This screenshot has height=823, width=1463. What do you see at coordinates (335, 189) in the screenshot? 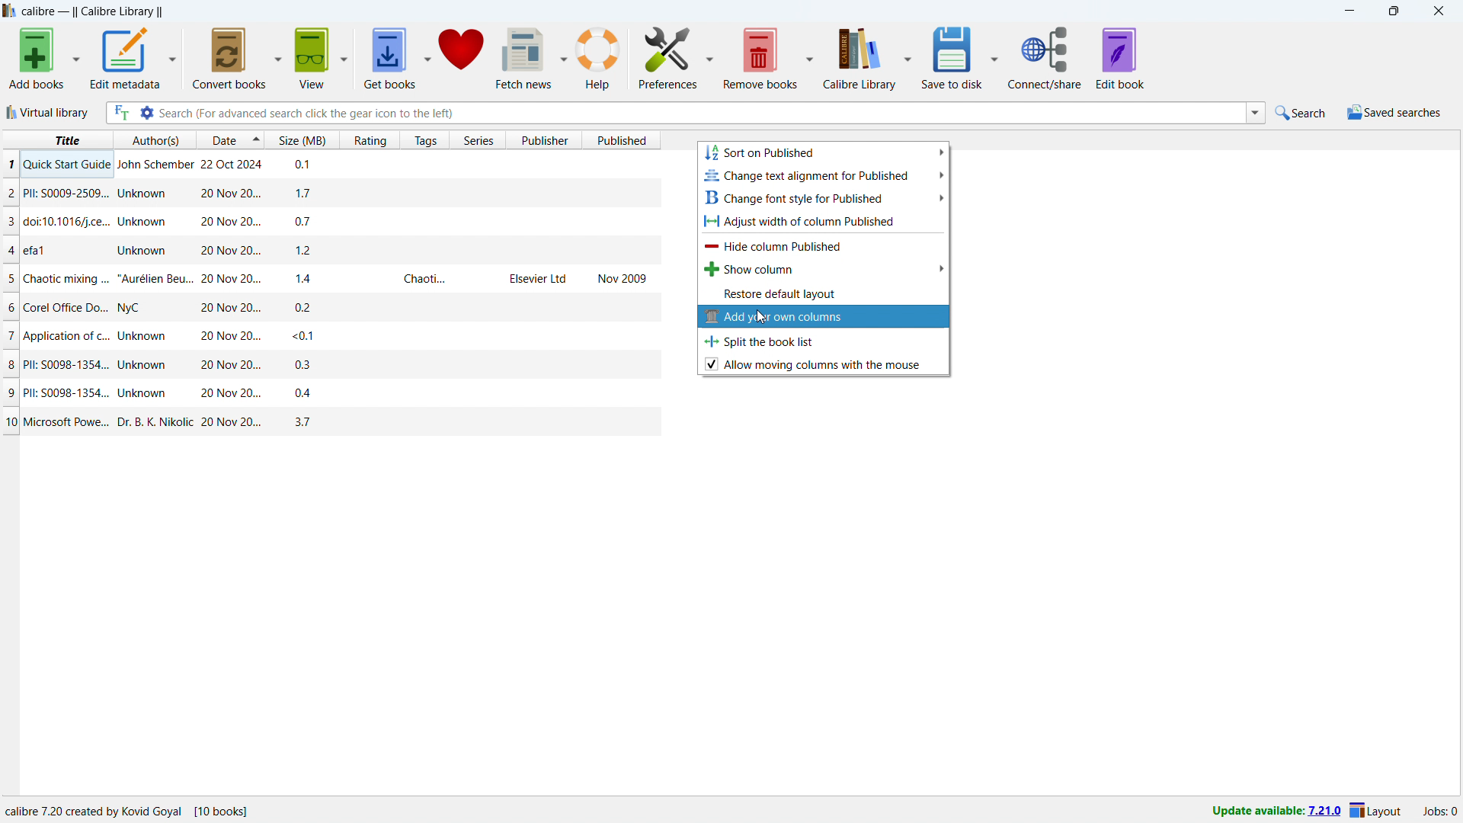
I see `2 Pll: S0009-2509... Unknown 20 Nov 20... 17` at bounding box center [335, 189].